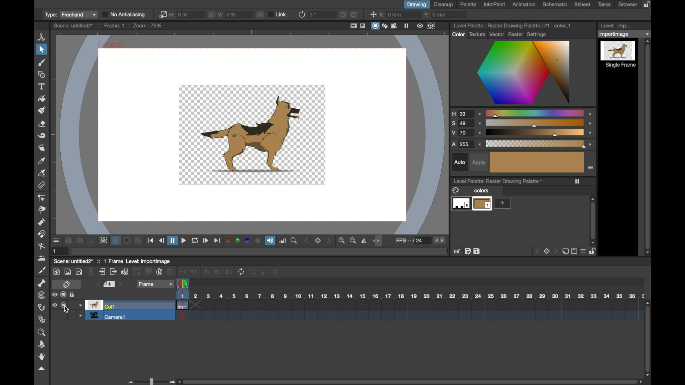 This screenshot has height=385, width=685. I want to click on type tool, so click(41, 86).